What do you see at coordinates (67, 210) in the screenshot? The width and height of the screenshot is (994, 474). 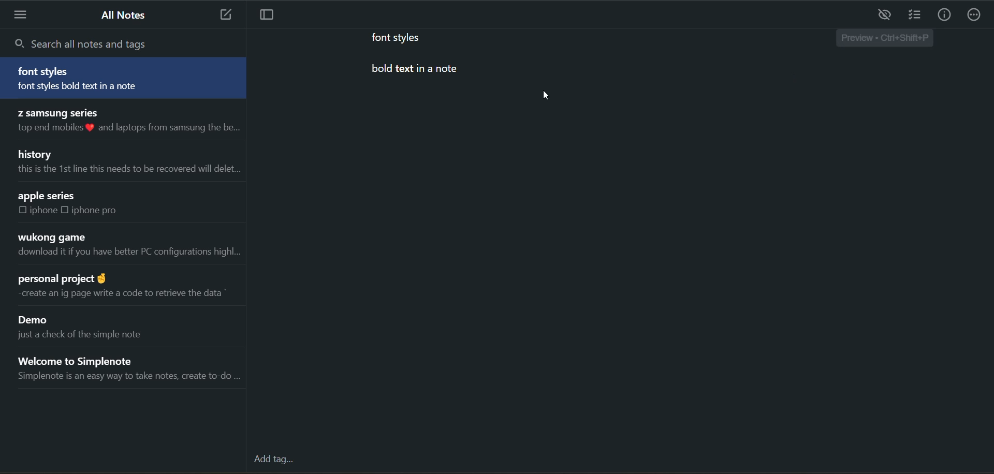 I see `checkbox` at bounding box center [67, 210].